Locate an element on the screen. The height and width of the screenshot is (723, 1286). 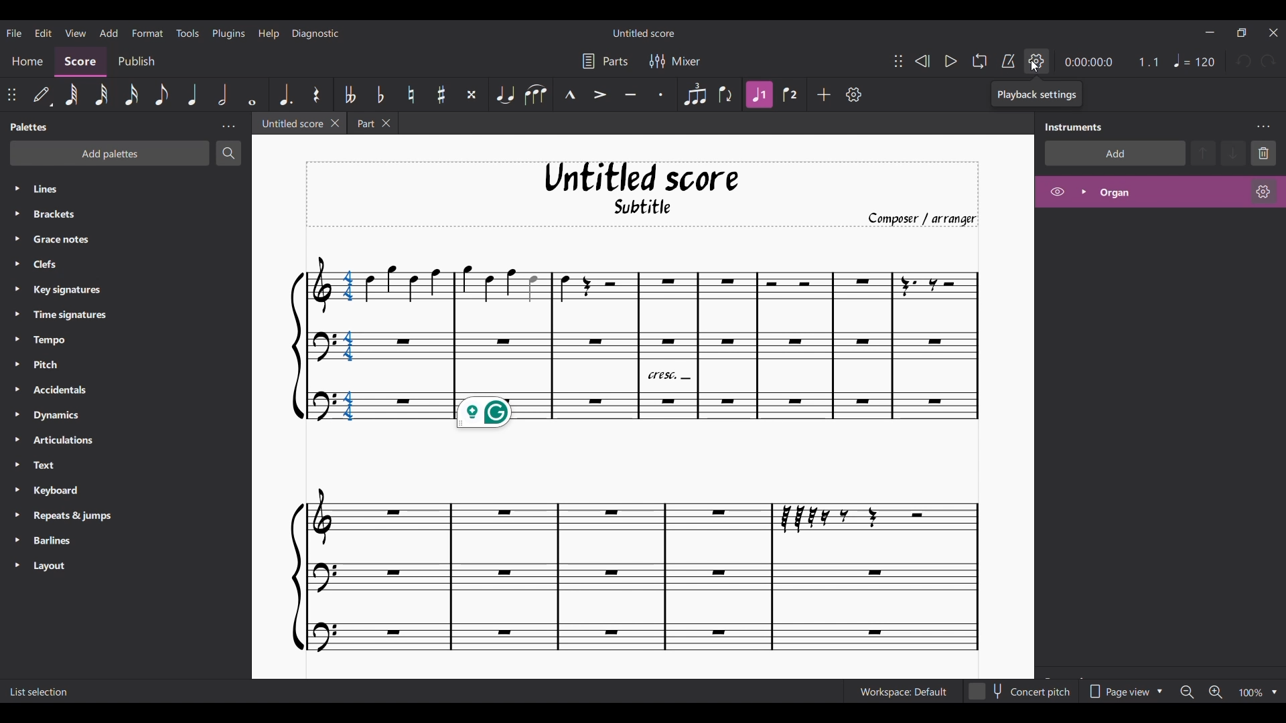
Grammarly extension is located at coordinates (484, 412).